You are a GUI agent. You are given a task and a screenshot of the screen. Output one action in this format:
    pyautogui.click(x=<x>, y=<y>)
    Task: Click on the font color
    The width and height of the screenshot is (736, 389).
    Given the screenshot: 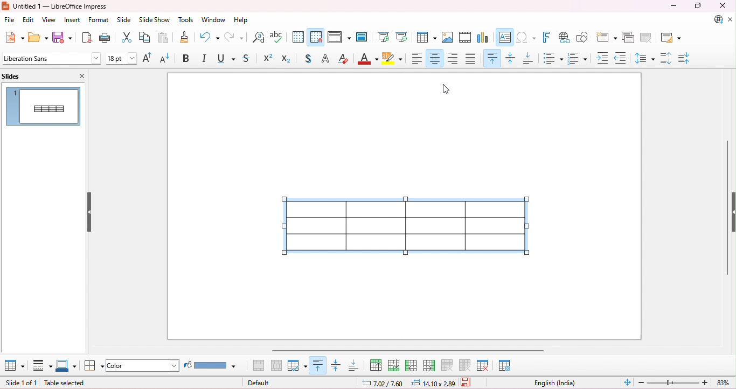 What is the action you would take?
    pyautogui.click(x=369, y=58)
    